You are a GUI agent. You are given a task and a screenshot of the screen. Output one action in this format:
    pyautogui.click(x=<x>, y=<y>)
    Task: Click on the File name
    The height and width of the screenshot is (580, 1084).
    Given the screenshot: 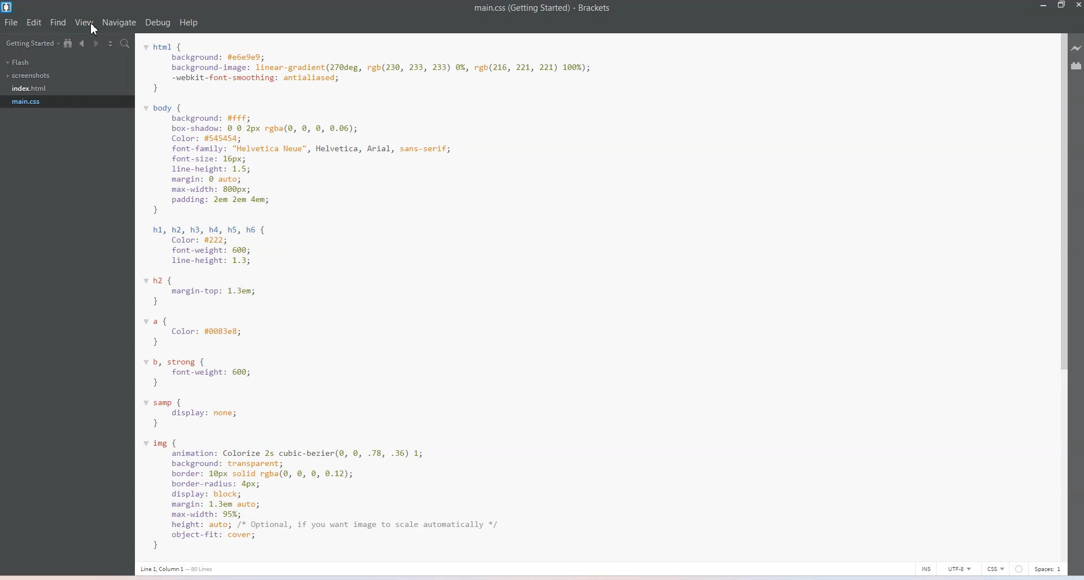 What is the action you would take?
    pyautogui.click(x=543, y=8)
    